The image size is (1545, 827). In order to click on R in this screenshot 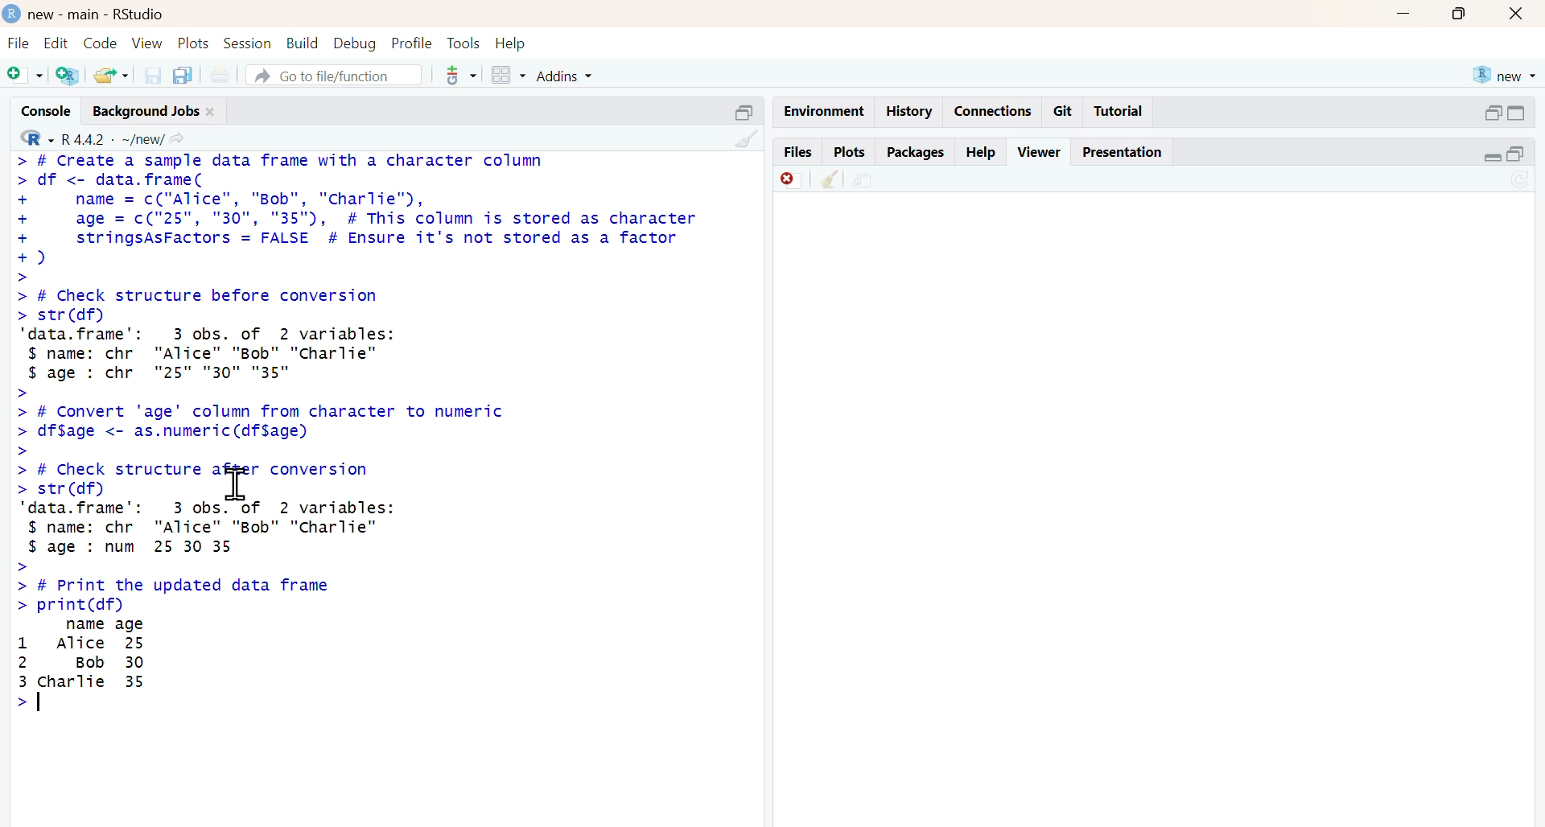, I will do `click(37, 138)`.